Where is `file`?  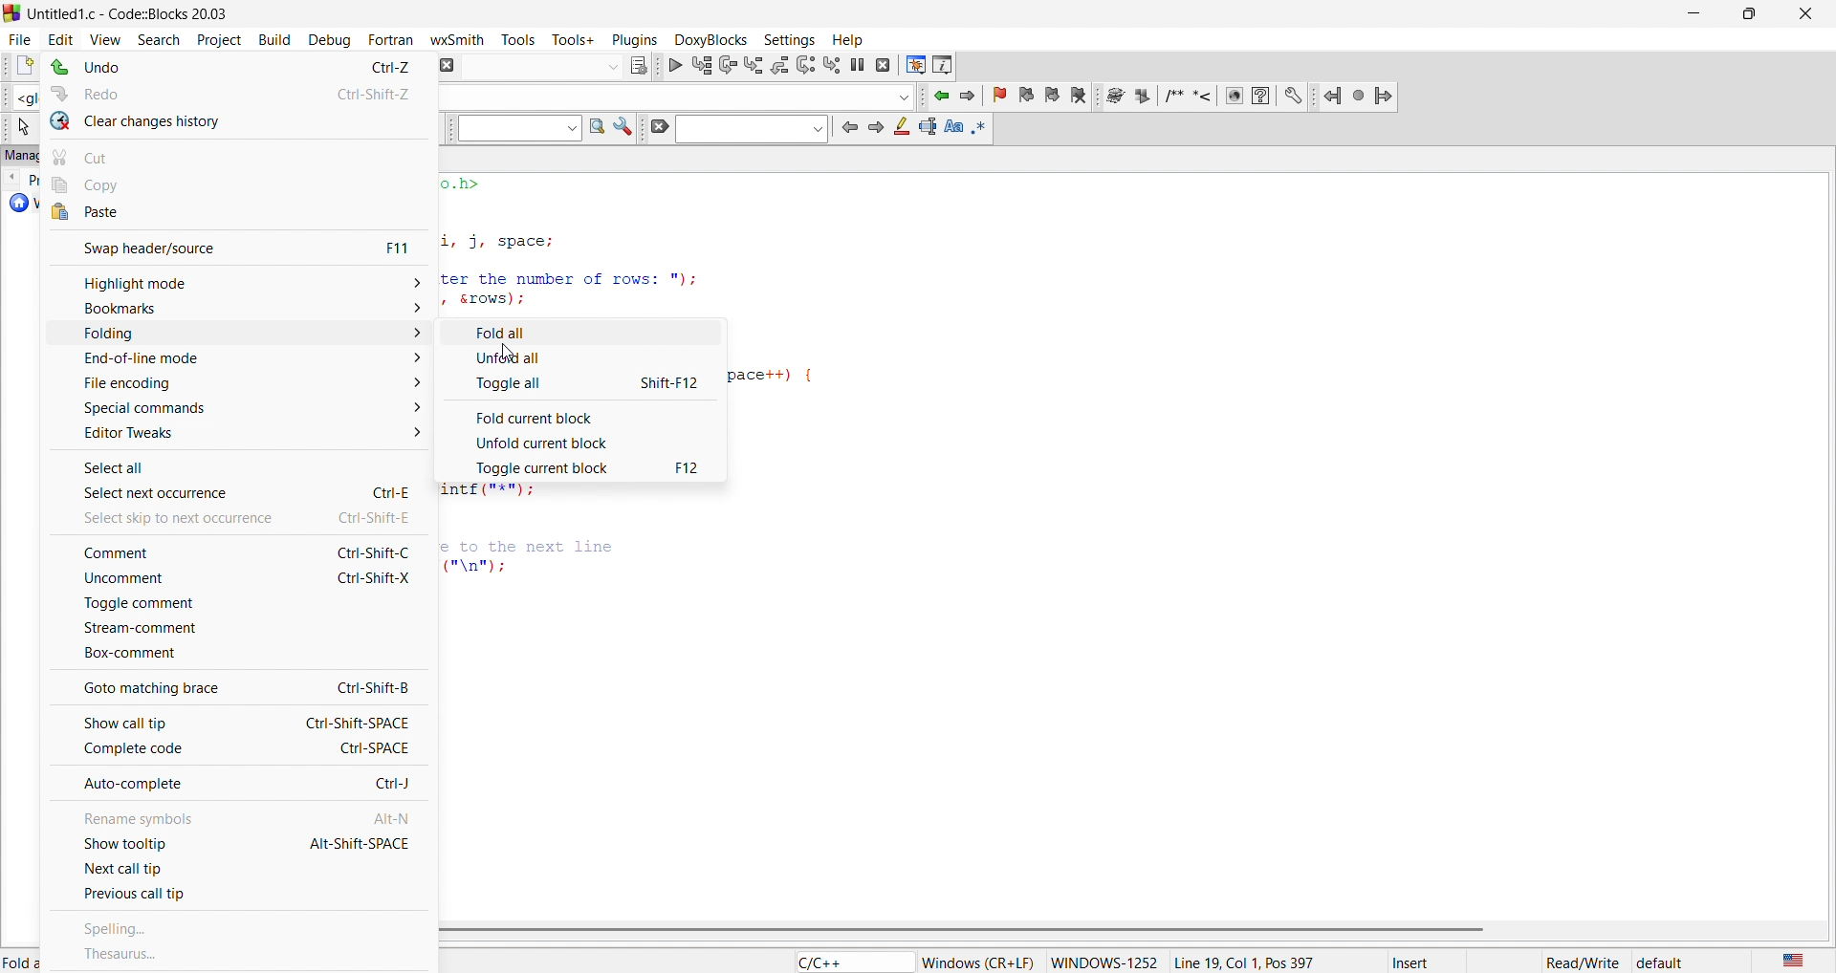 file is located at coordinates (17, 36).